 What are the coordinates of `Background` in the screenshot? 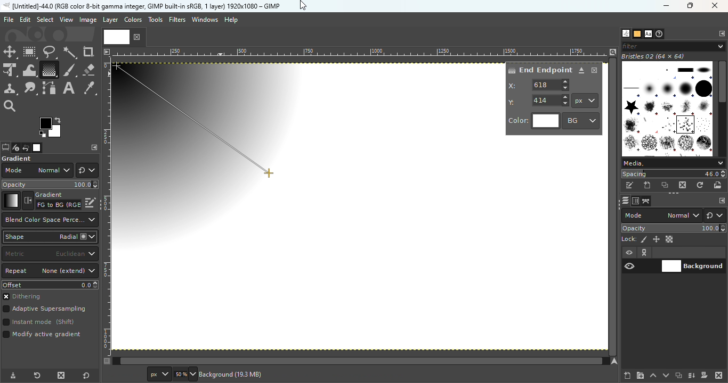 It's located at (693, 265).